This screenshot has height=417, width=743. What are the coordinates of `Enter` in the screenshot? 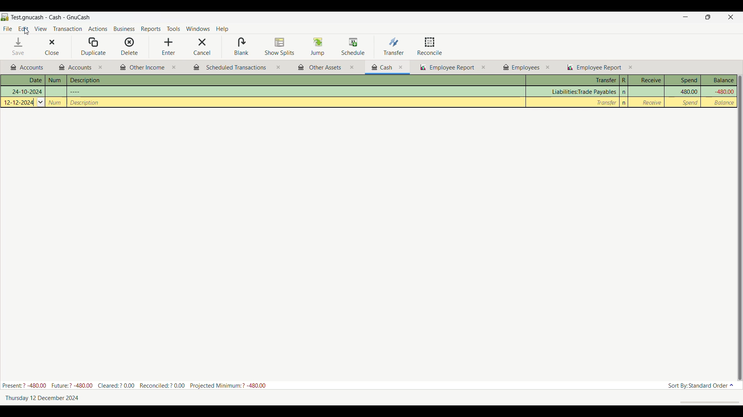 It's located at (168, 47).